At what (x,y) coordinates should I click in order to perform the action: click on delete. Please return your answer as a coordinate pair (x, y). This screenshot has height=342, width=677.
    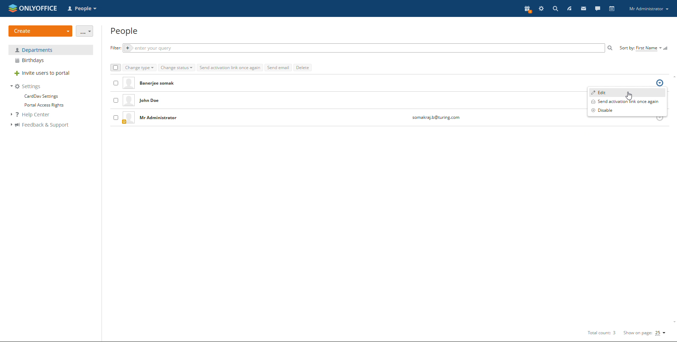
    Looking at the image, I should click on (303, 67).